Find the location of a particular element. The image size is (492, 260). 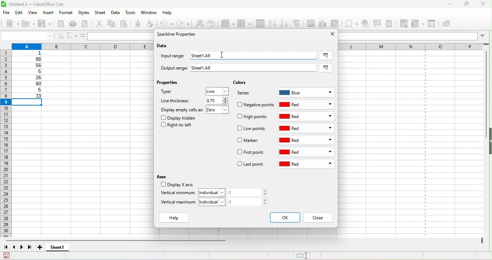

5 is located at coordinates (29, 72).